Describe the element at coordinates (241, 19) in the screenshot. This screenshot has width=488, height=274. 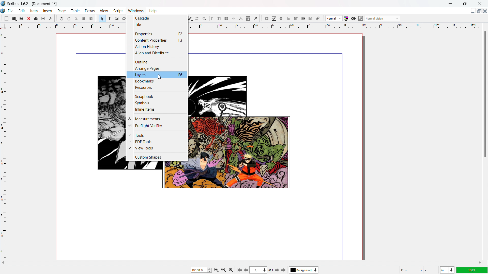
I see `measurements` at that location.